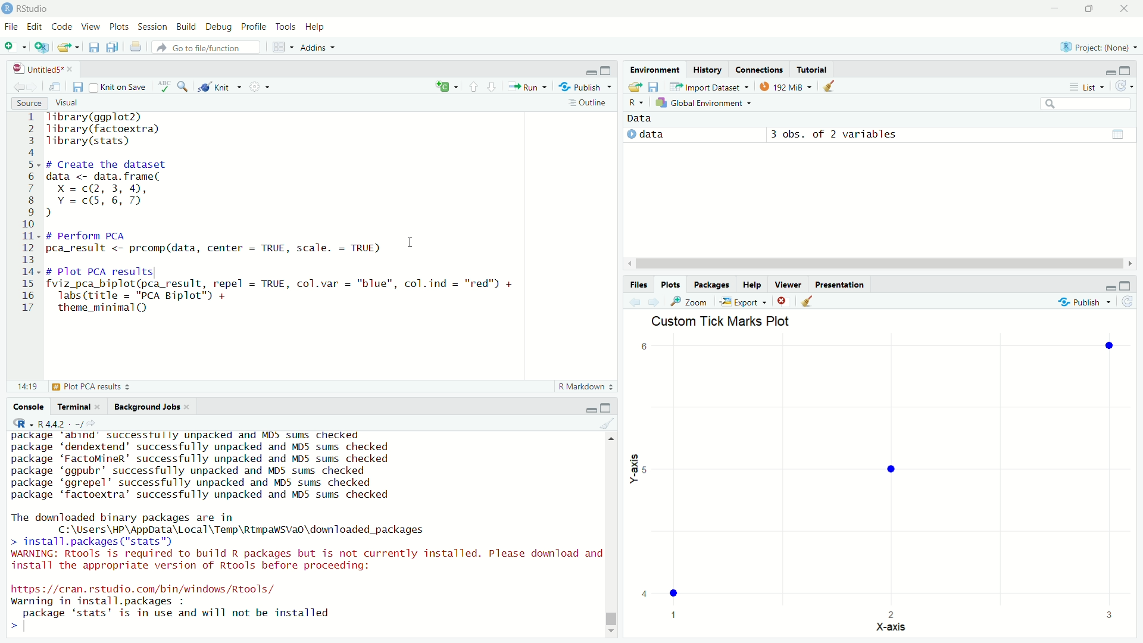  Describe the element at coordinates (1109, 71) in the screenshot. I see `minimize` at that location.